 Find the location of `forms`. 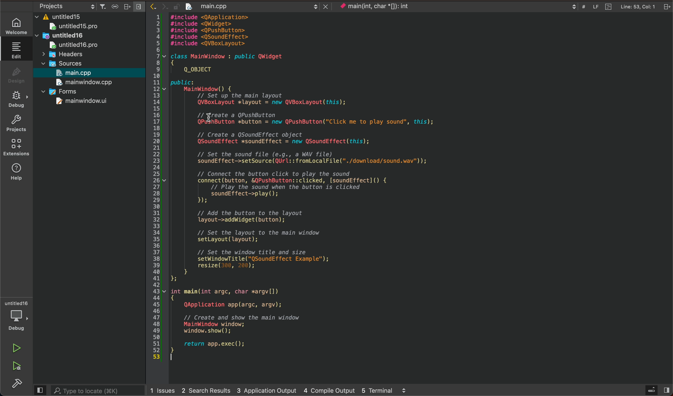

forms is located at coordinates (64, 91).